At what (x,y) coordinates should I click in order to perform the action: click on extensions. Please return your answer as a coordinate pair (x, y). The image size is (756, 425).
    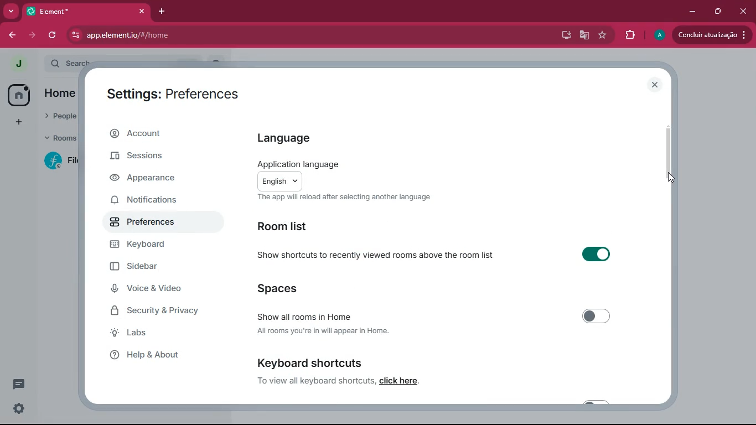
    Looking at the image, I should click on (630, 35).